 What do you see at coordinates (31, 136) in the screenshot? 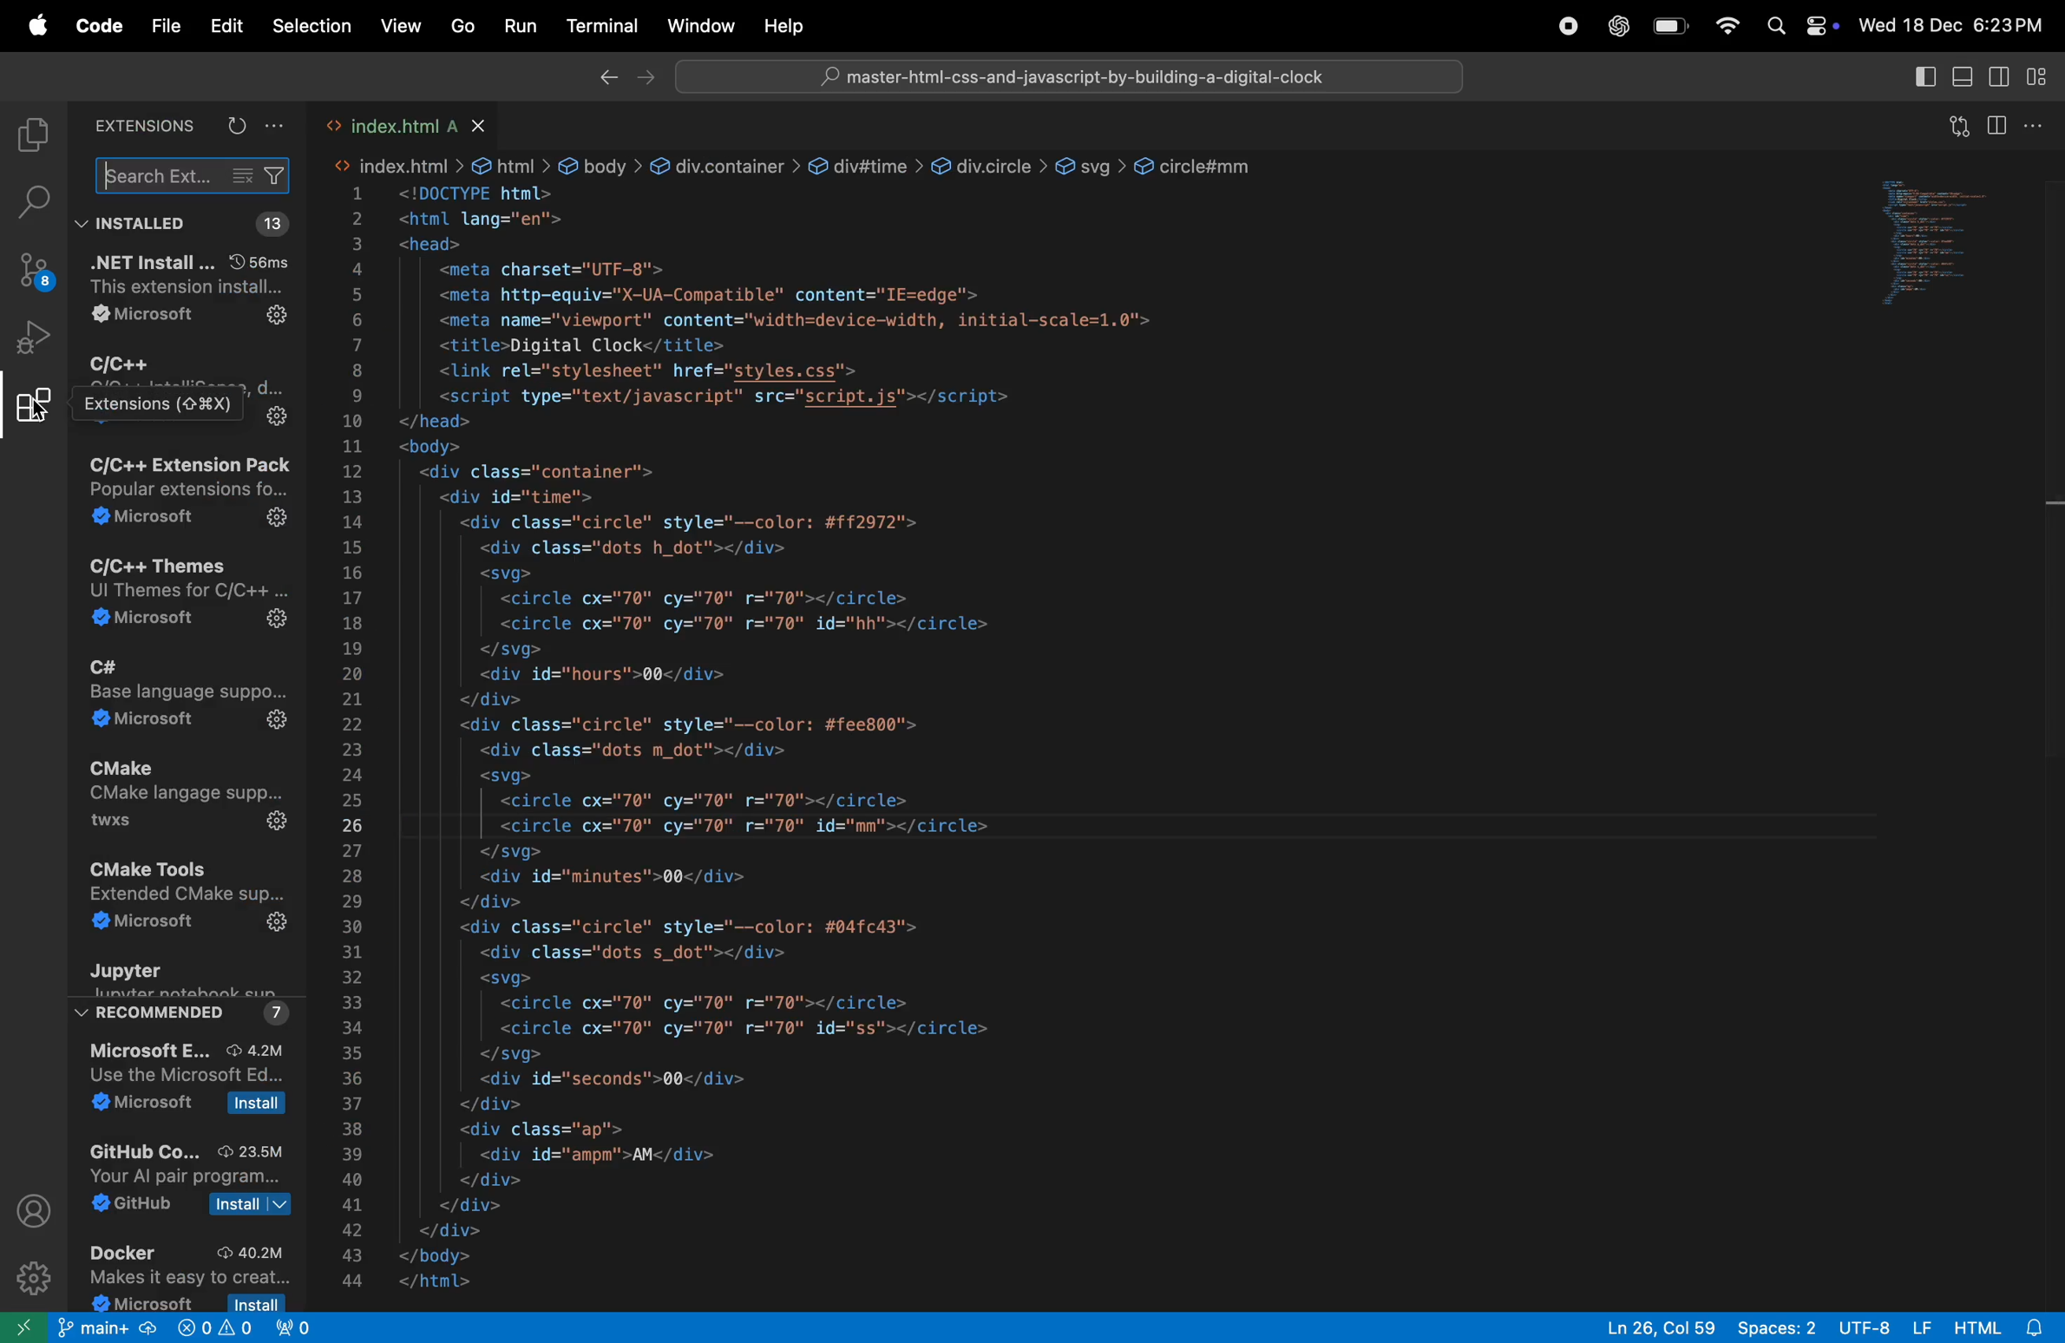
I see `explore` at bounding box center [31, 136].